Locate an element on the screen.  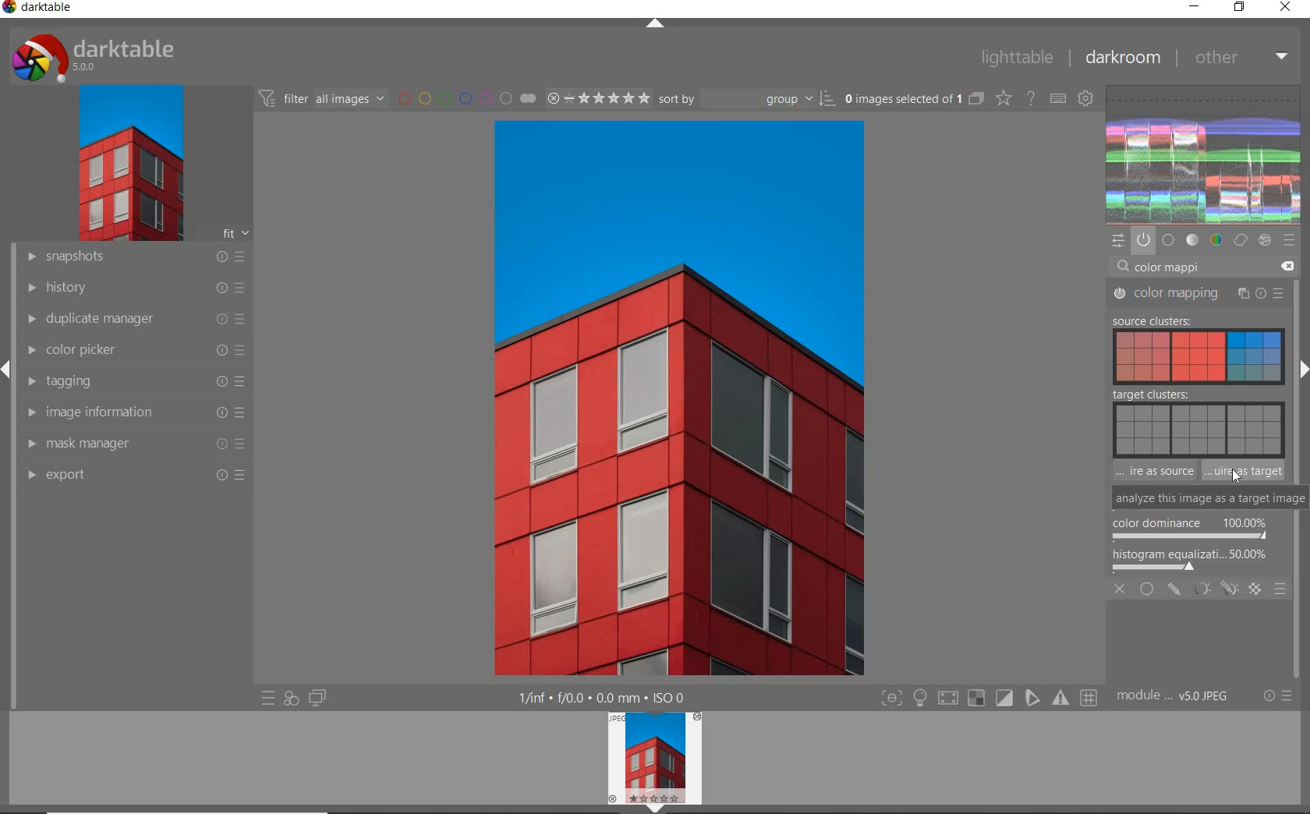
Image is located at coordinates (1176, 358).